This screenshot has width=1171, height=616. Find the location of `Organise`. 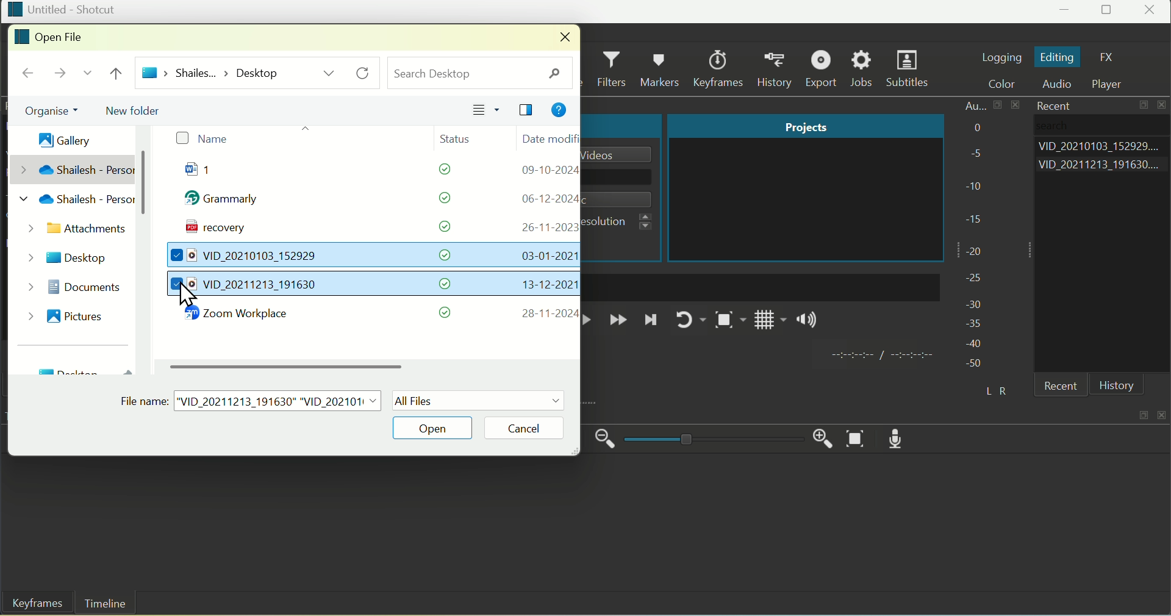

Organise is located at coordinates (46, 111).